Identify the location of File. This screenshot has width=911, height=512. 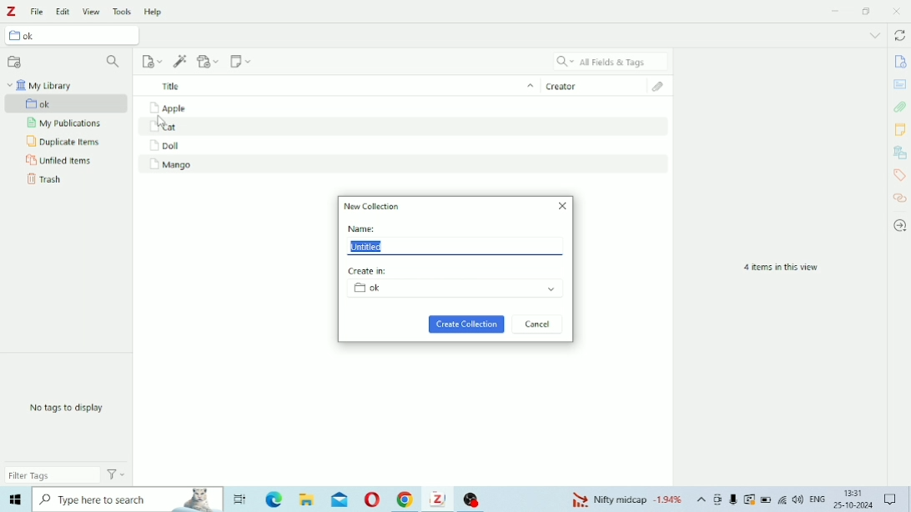
(38, 12).